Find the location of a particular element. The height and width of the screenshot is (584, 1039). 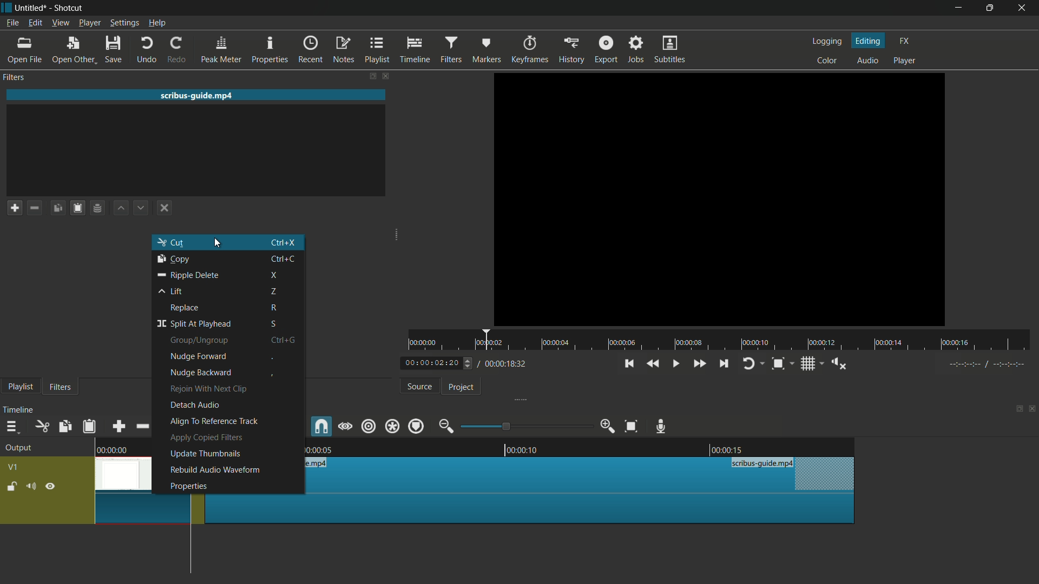

project name is located at coordinates (31, 7).